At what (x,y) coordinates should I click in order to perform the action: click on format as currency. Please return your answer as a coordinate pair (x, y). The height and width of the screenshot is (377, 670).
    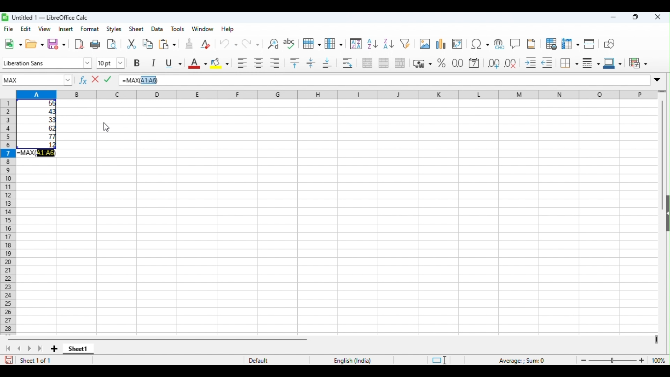
    Looking at the image, I should click on (423, 64).